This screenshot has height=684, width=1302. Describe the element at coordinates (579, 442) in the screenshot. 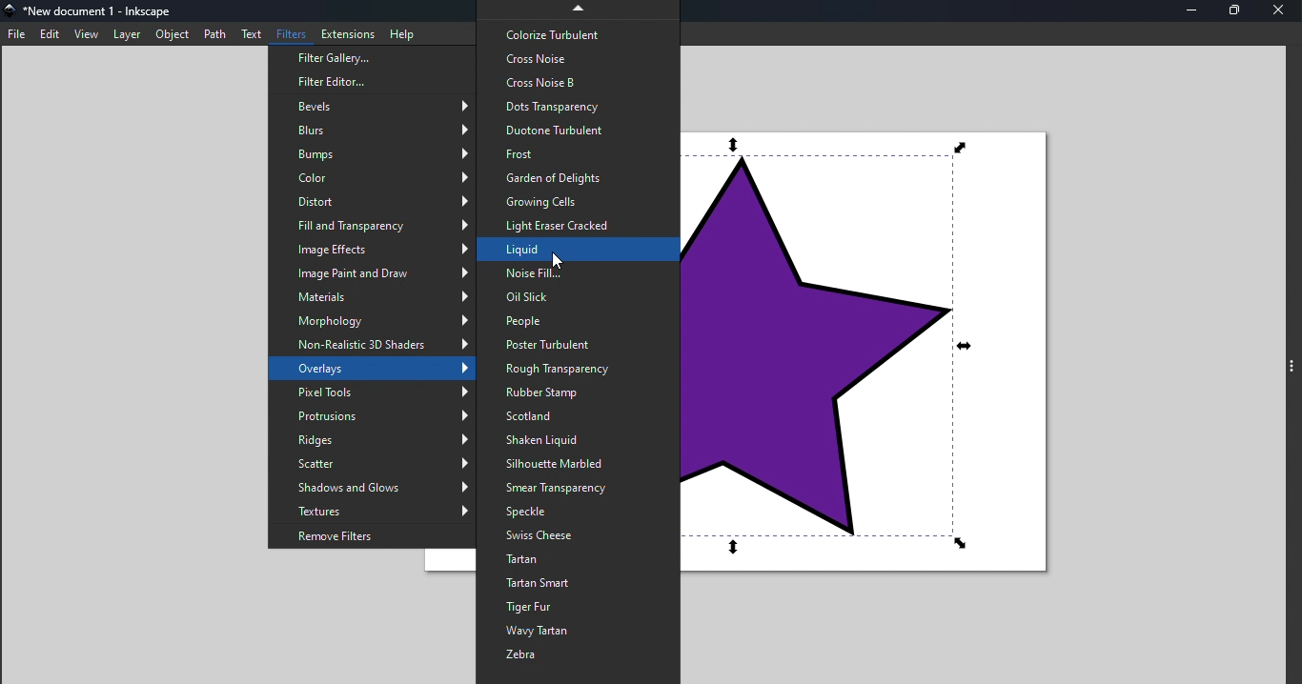

I see `Shaken liquid` at that location.